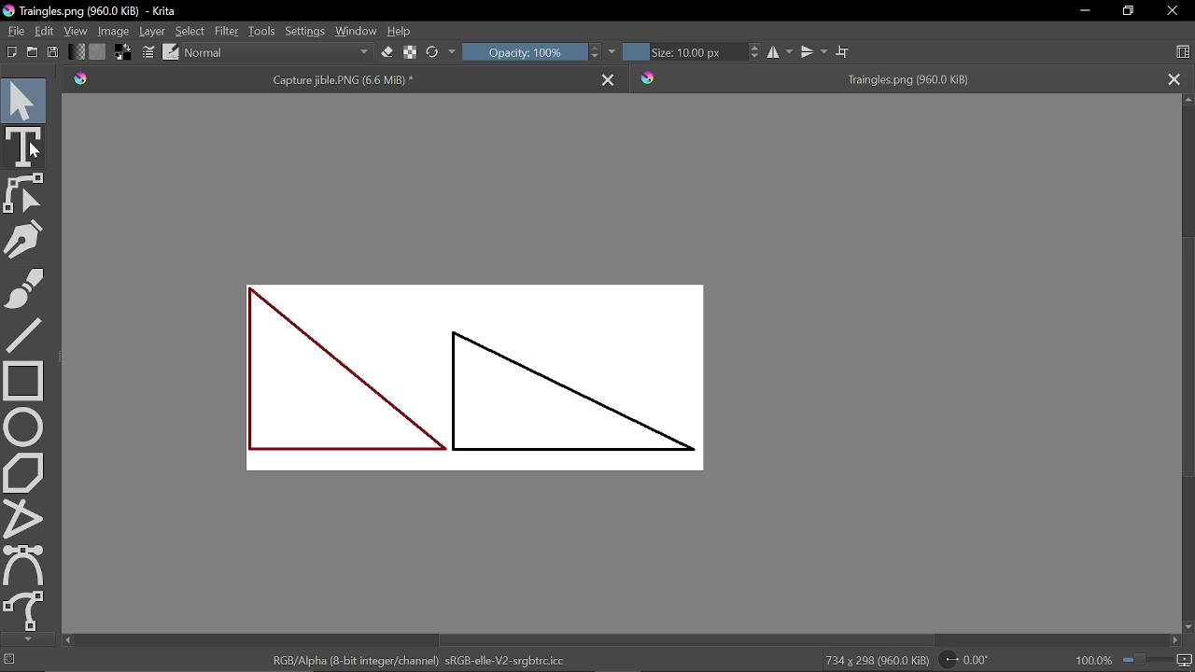  Describe the element at coordinates (475, 378) in the screenshot. I see `shapes` at that location.